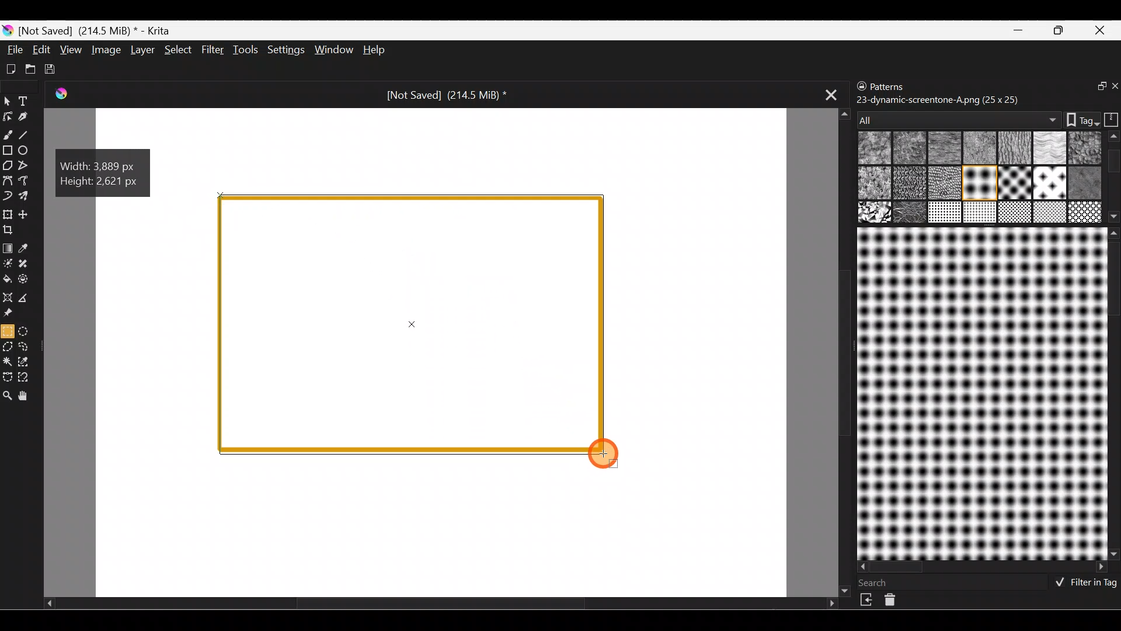  I want to click on Line tool, so click(29, 134).